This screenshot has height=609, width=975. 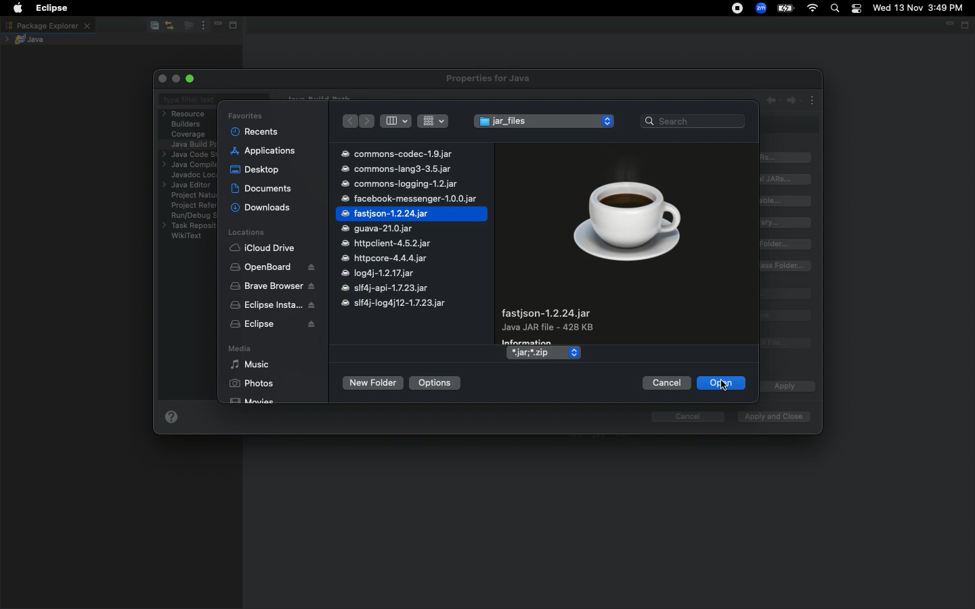 What do you see at coordinates (263, 248) in the screenshot?
I see `iCloud Drive` at bounding box center [263, 248].